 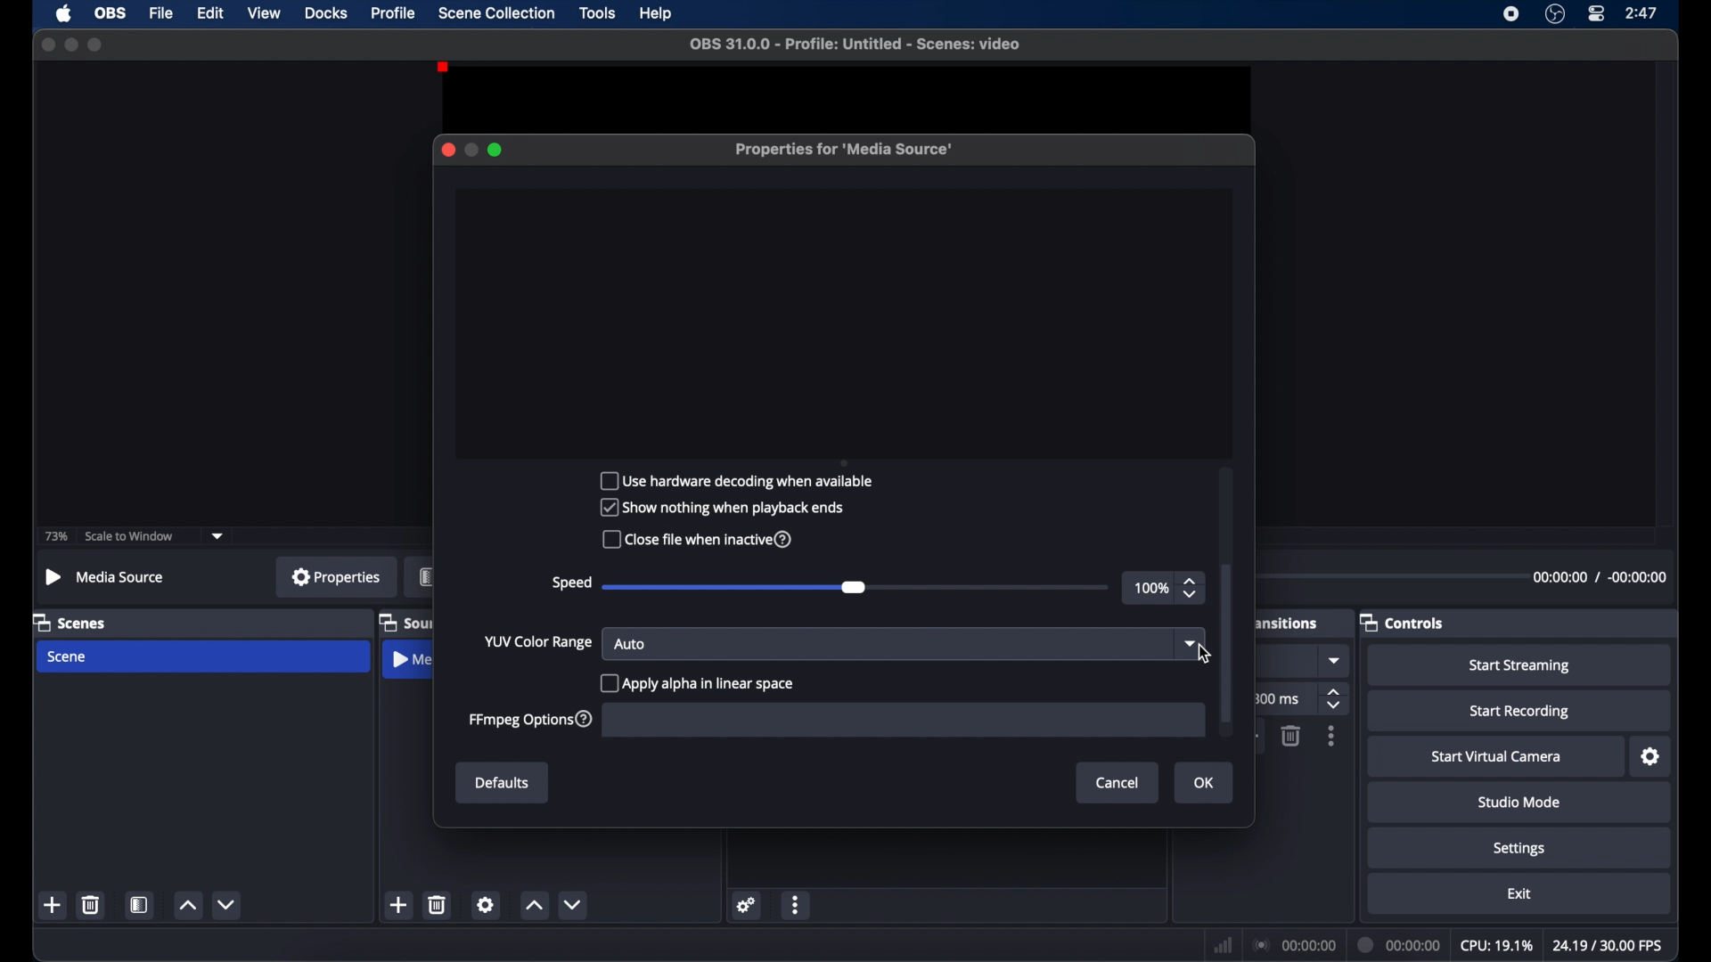 I want to click on settings, so click(x=1650, y=757).